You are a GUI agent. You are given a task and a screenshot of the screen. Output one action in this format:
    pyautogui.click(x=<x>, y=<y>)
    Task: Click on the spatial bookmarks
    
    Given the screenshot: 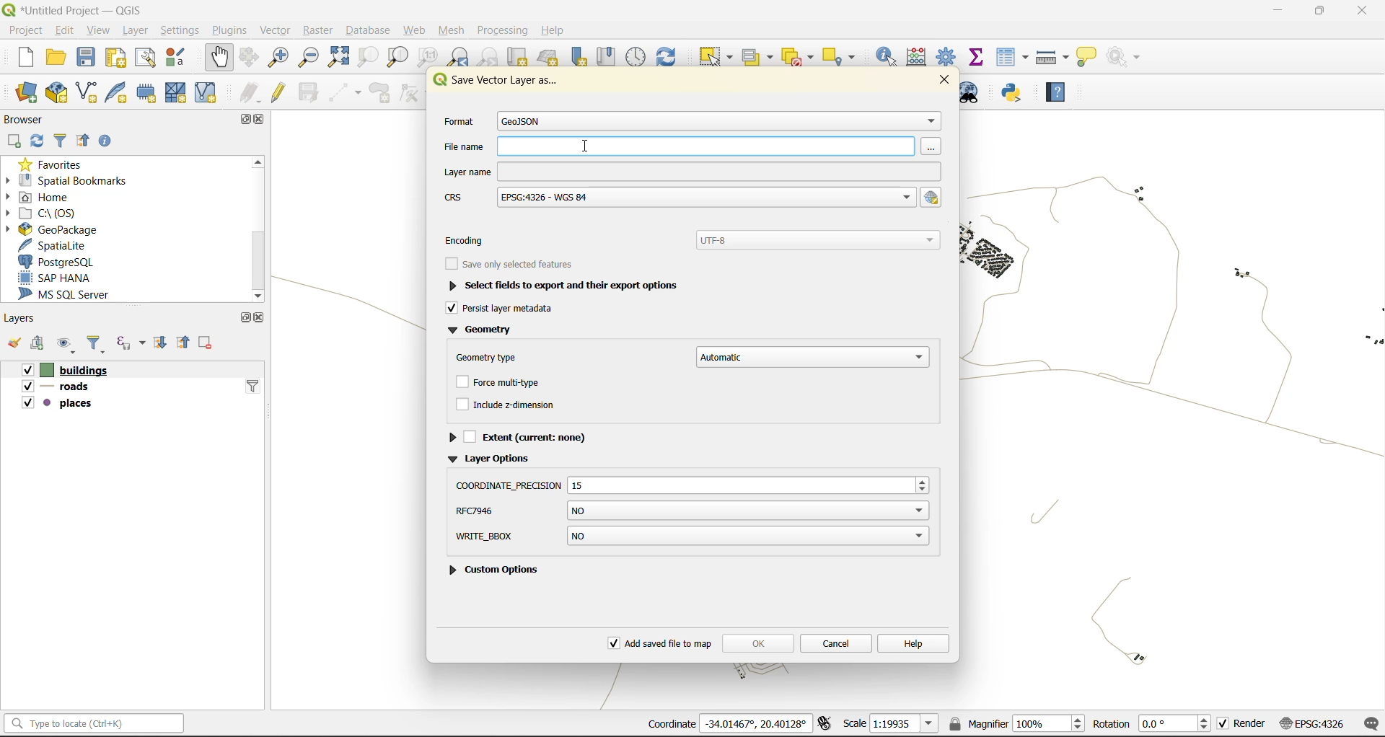 What is the action you would take?
    pyautogui.click(x=74, y=182)
    